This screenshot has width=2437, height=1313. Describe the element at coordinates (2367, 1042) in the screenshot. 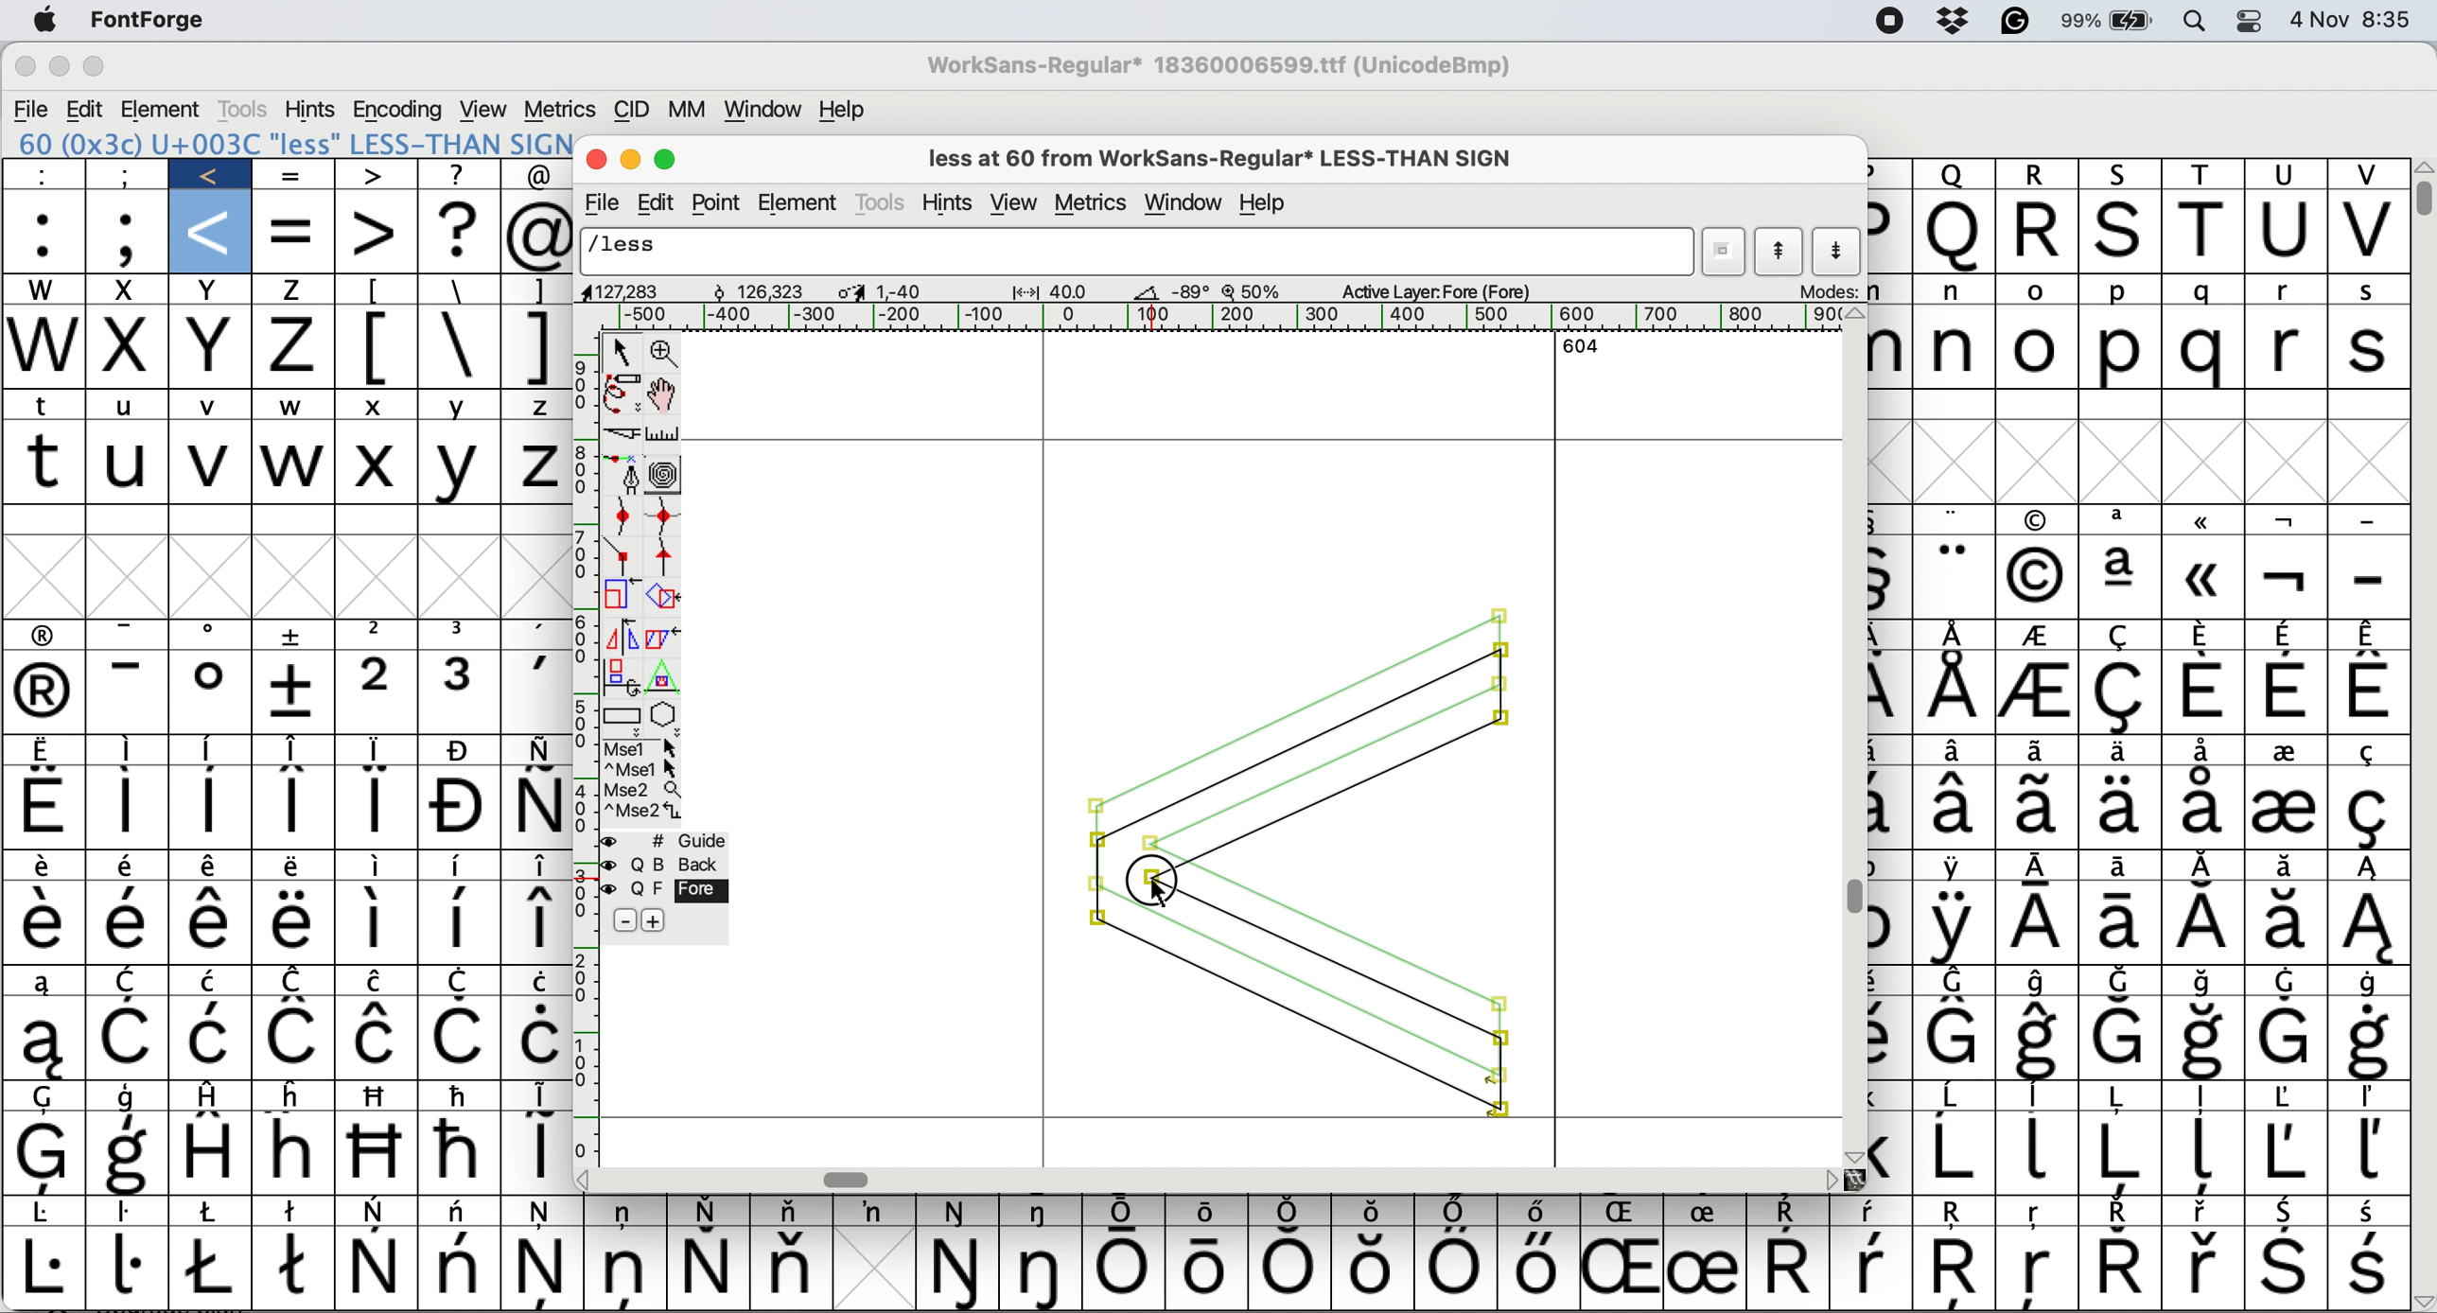

I see `Symbol` at that location.